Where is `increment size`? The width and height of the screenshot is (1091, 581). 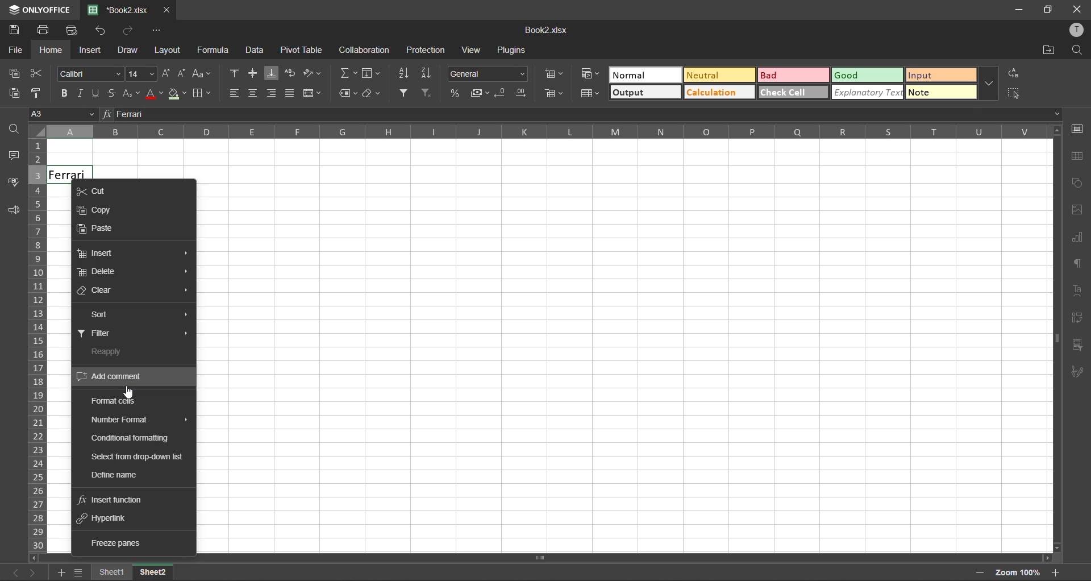
increment size is located at coordinates (167, 74).